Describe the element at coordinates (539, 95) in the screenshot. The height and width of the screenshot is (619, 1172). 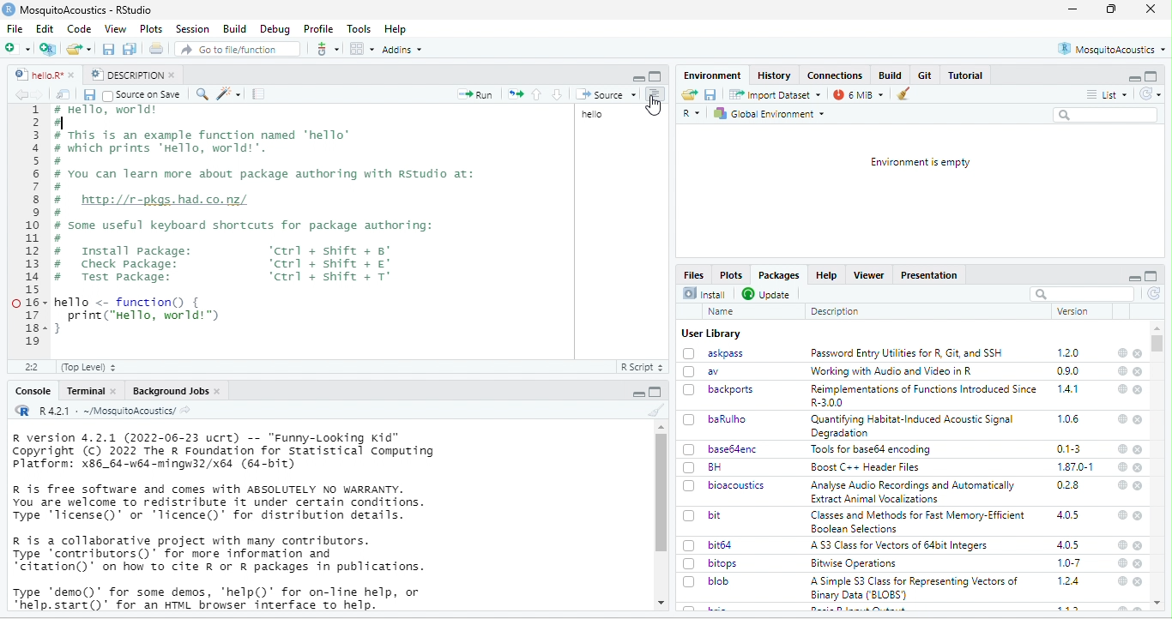
I see `Go to previous section` at that location.